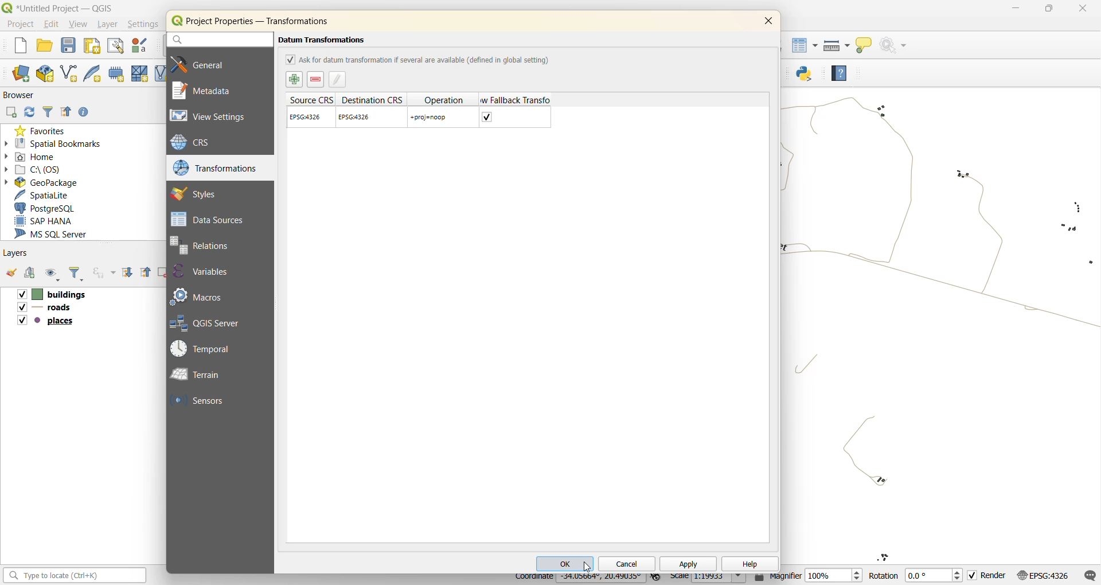 This screenshot has height=585, width=1101. Describe the element at coordinates (76, 576) in the screenshot. I see `search bar` at that location.